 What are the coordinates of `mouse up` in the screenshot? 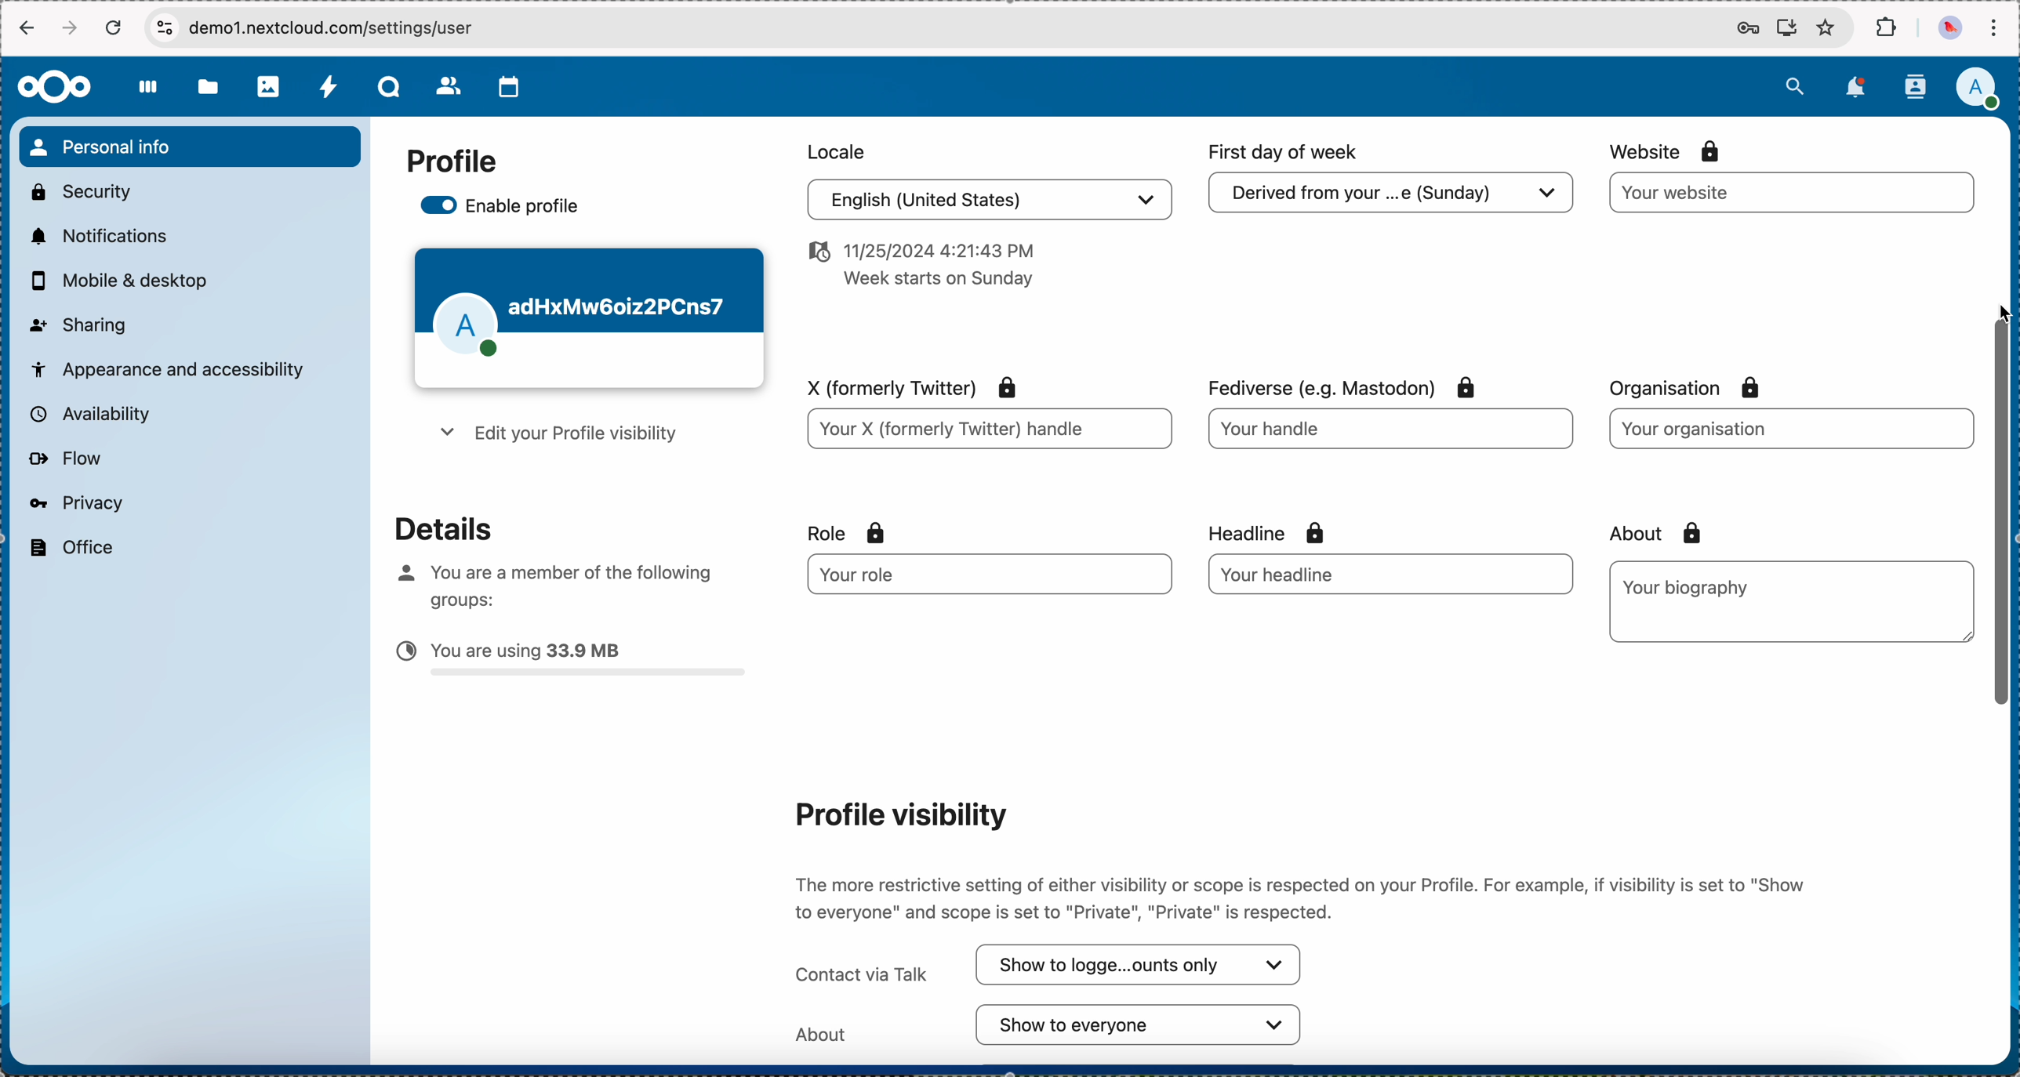 It's located at (2005, 313).